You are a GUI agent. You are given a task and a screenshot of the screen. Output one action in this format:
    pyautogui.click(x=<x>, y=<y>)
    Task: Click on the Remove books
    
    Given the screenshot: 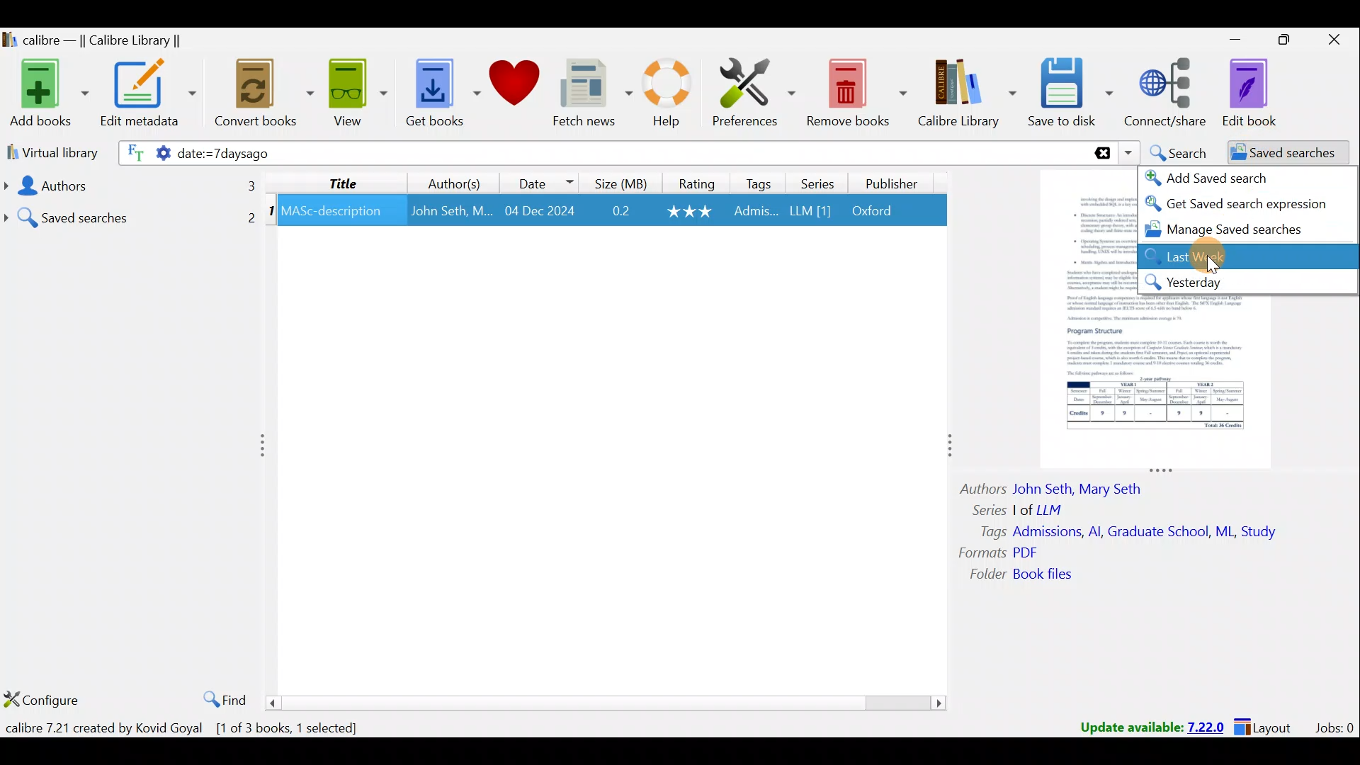 What is the action you would take?
    pyautogui.click(x=856, y=90)
    